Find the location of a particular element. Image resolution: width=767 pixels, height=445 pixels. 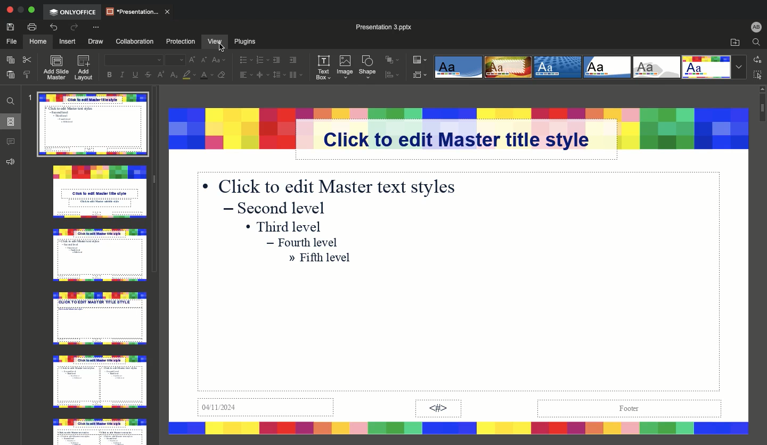

Comments is located at coordinates (12, 142).